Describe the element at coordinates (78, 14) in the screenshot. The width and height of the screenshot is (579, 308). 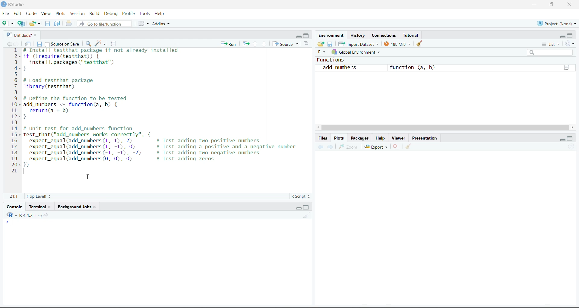
I see `Session` at that location.